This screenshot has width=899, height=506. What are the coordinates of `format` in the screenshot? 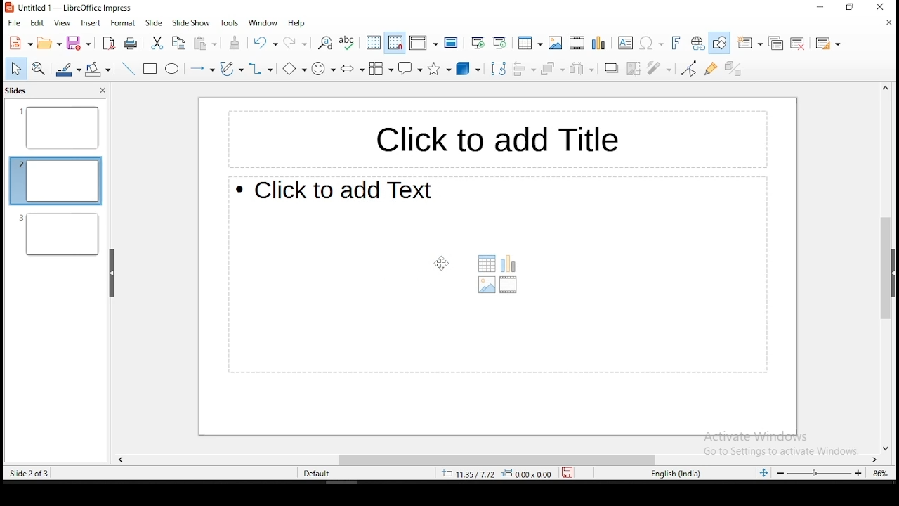 It's located at (124, 22).